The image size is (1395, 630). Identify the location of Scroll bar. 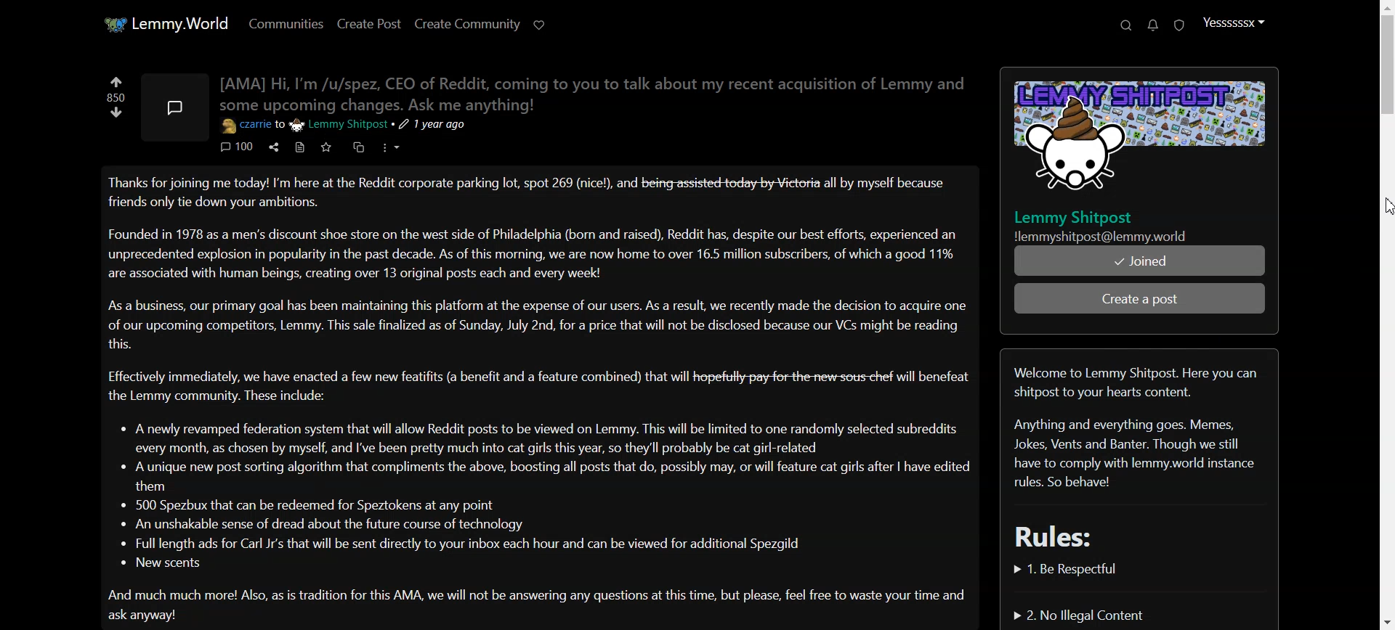
(1385, 315).